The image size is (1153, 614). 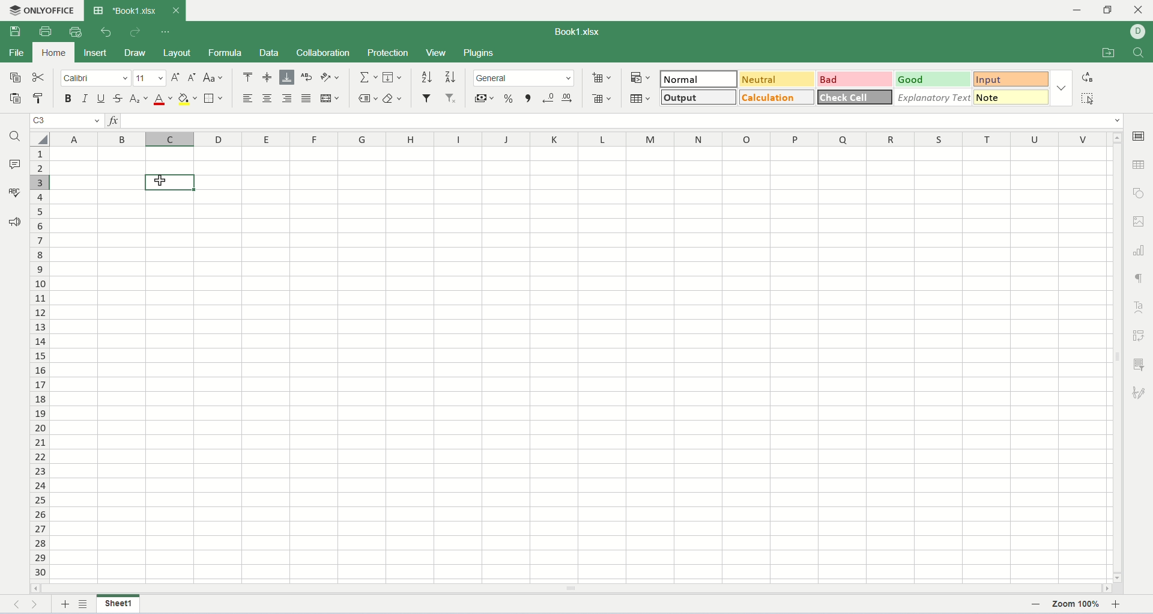 What do you see at coordinates (95, 53) in the screenshot?
I see `insert` at bounding box center [95, 53].